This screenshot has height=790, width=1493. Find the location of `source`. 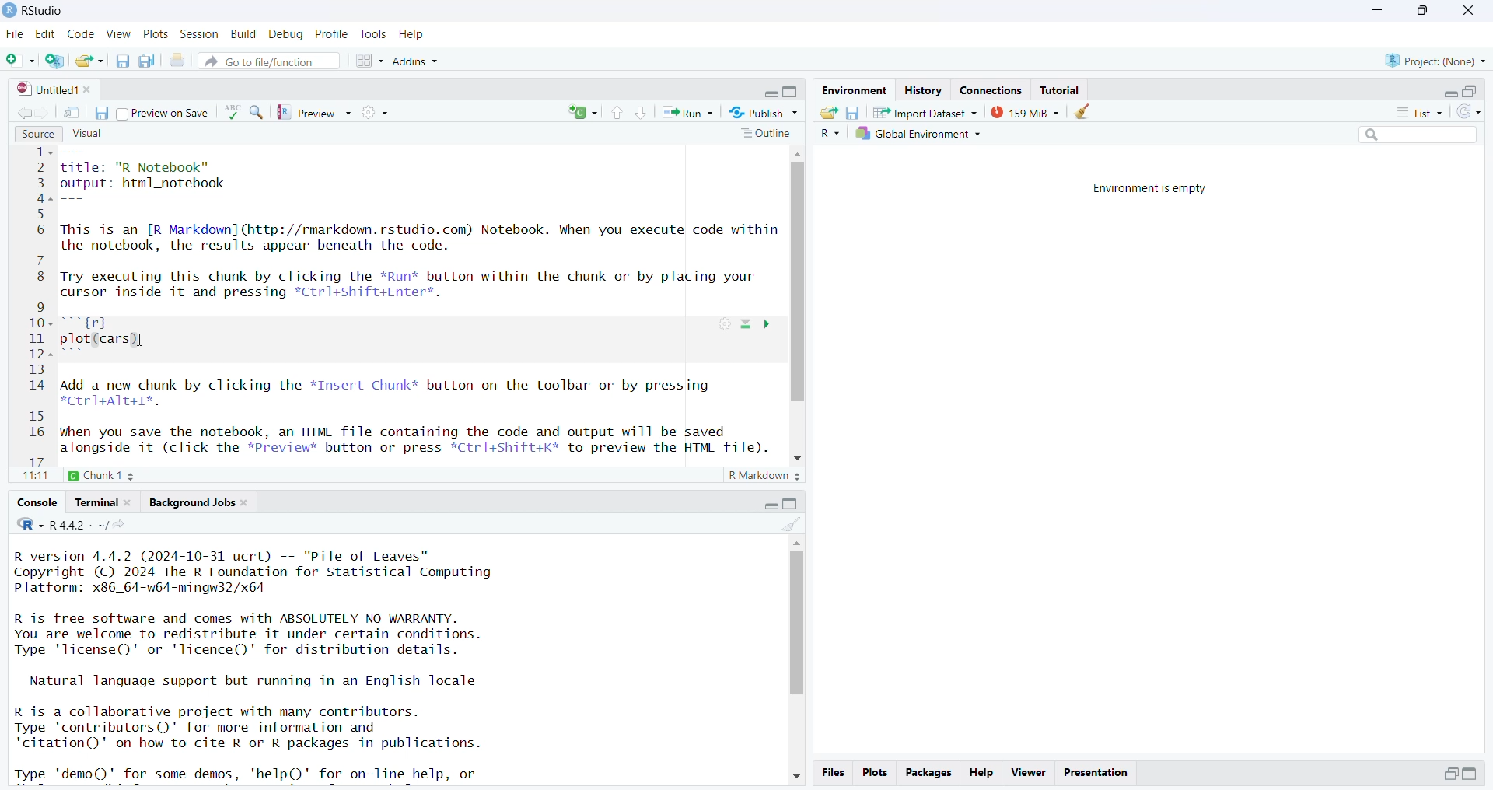

source is located at coordinates (421, 303).